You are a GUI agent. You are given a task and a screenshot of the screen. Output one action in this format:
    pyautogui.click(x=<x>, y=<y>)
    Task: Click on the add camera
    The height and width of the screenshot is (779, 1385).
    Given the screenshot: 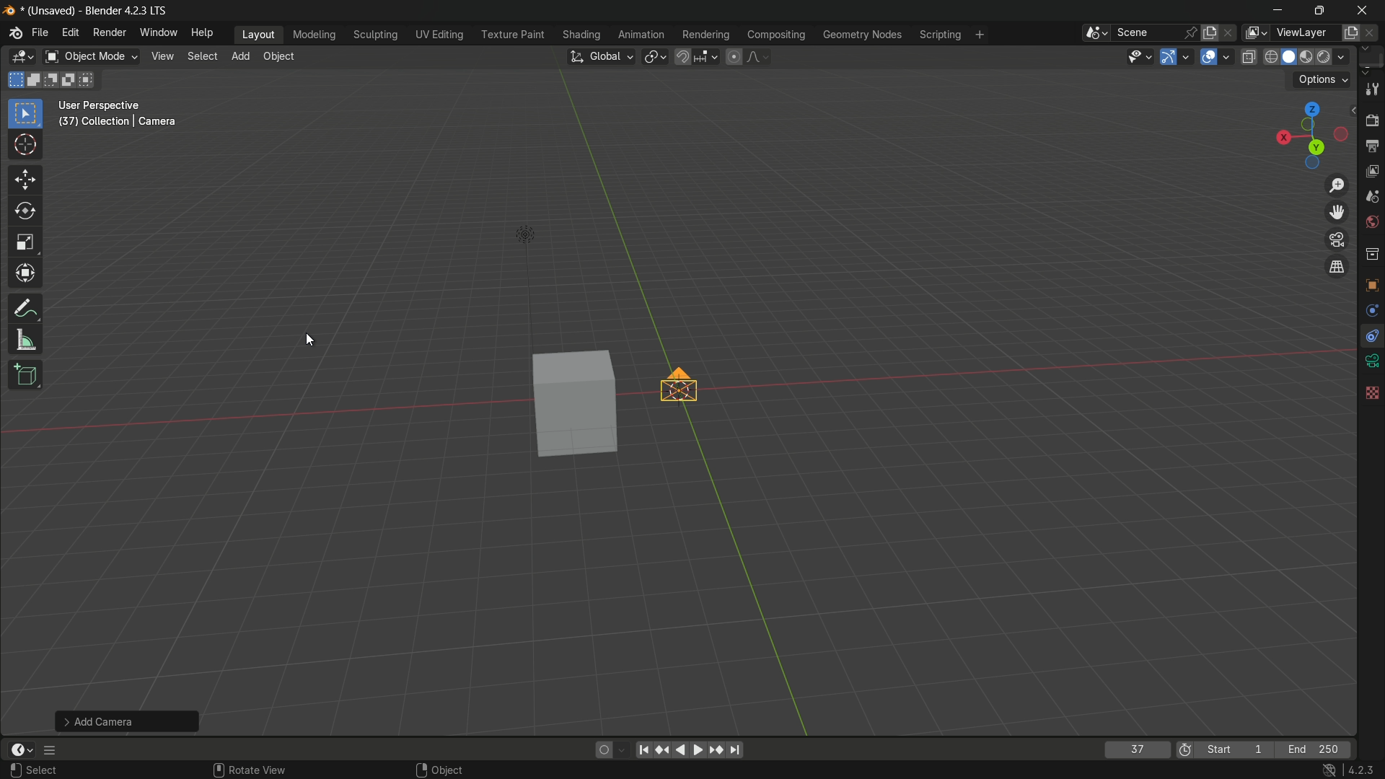 What is the action you would take?
    pyautogui.click(x=120, y=717)
    